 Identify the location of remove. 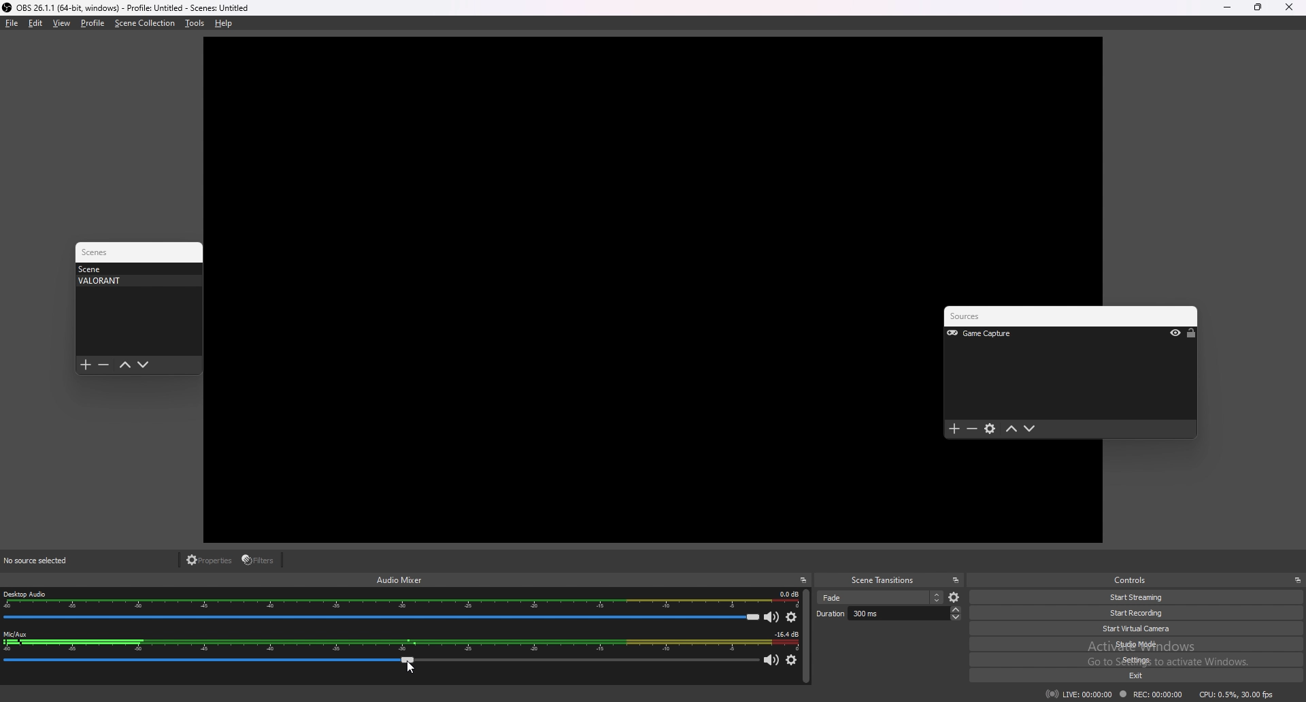
(973, 430).